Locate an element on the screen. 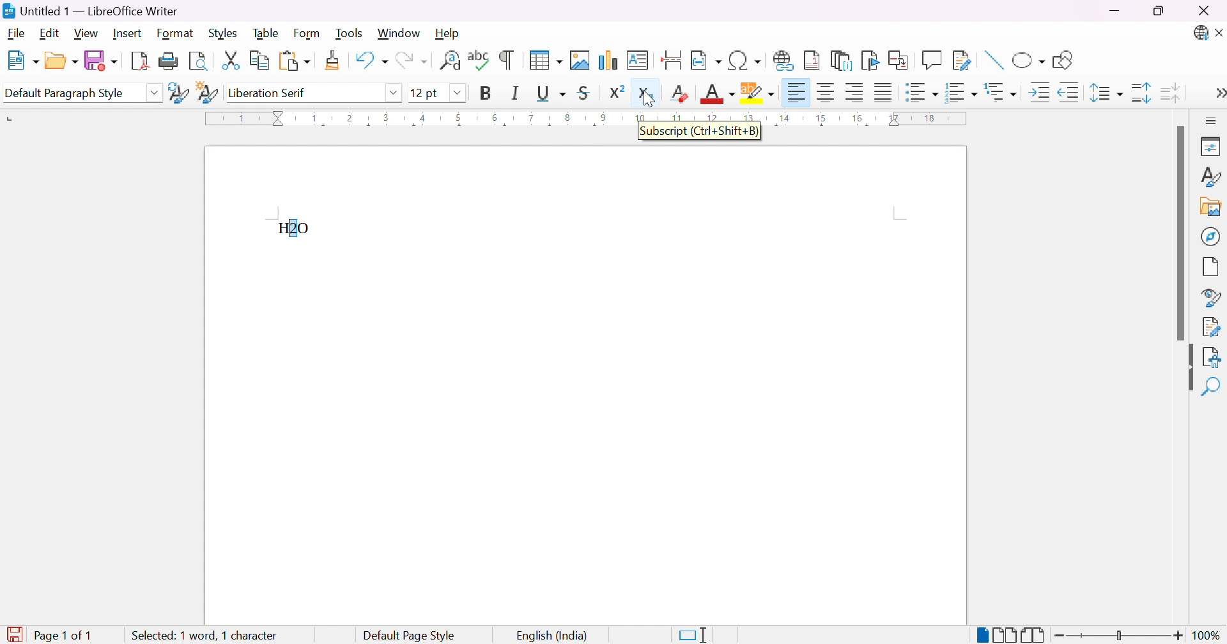 Image resolution: width=1227 pixels, height=644 pixels. Find is located at coordinates (1211, 388).